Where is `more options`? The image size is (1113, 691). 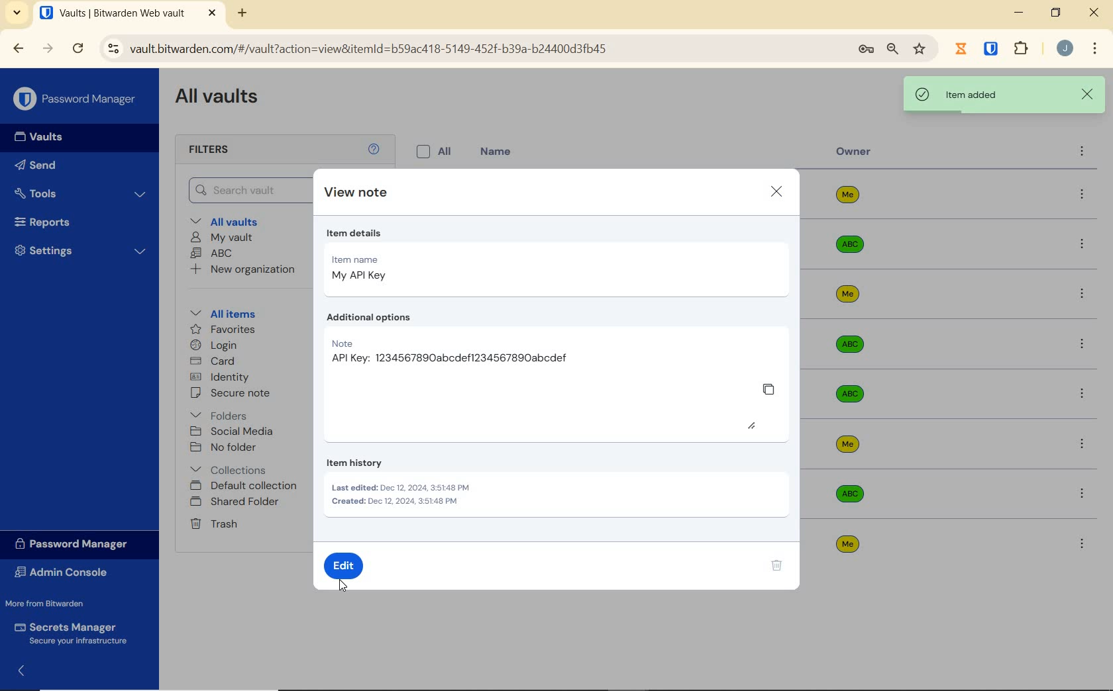 more options is located at coordinates (1083, 394).